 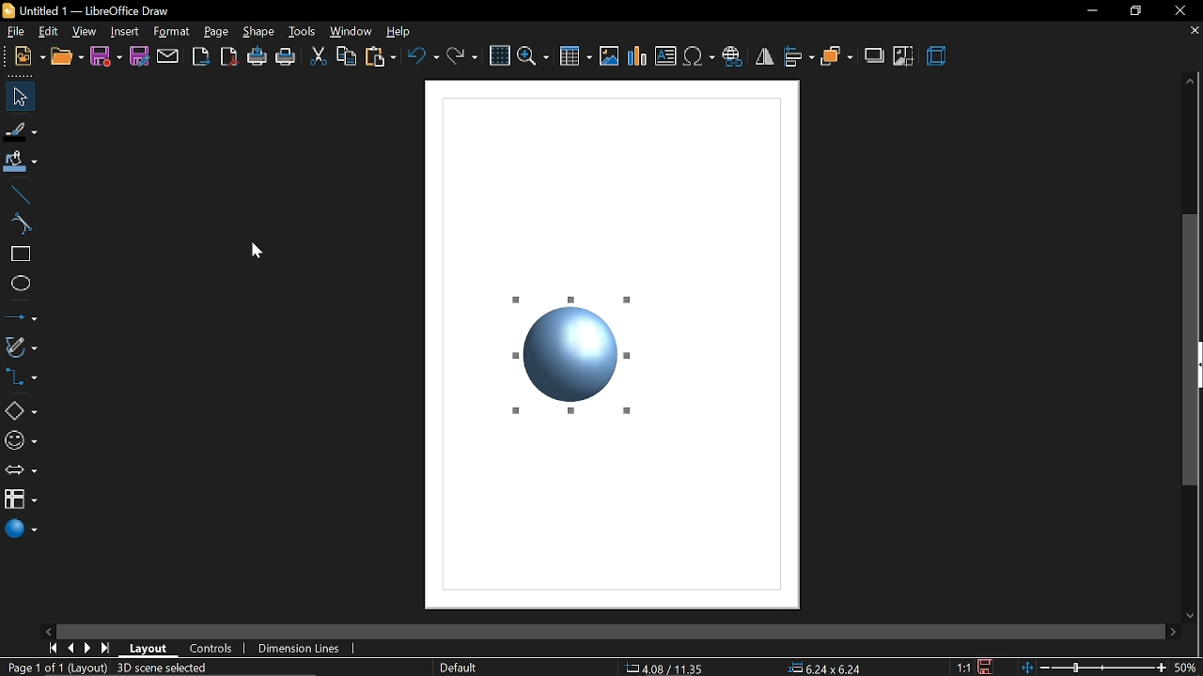 I want to click on move down, so click(x=1194, y=615).